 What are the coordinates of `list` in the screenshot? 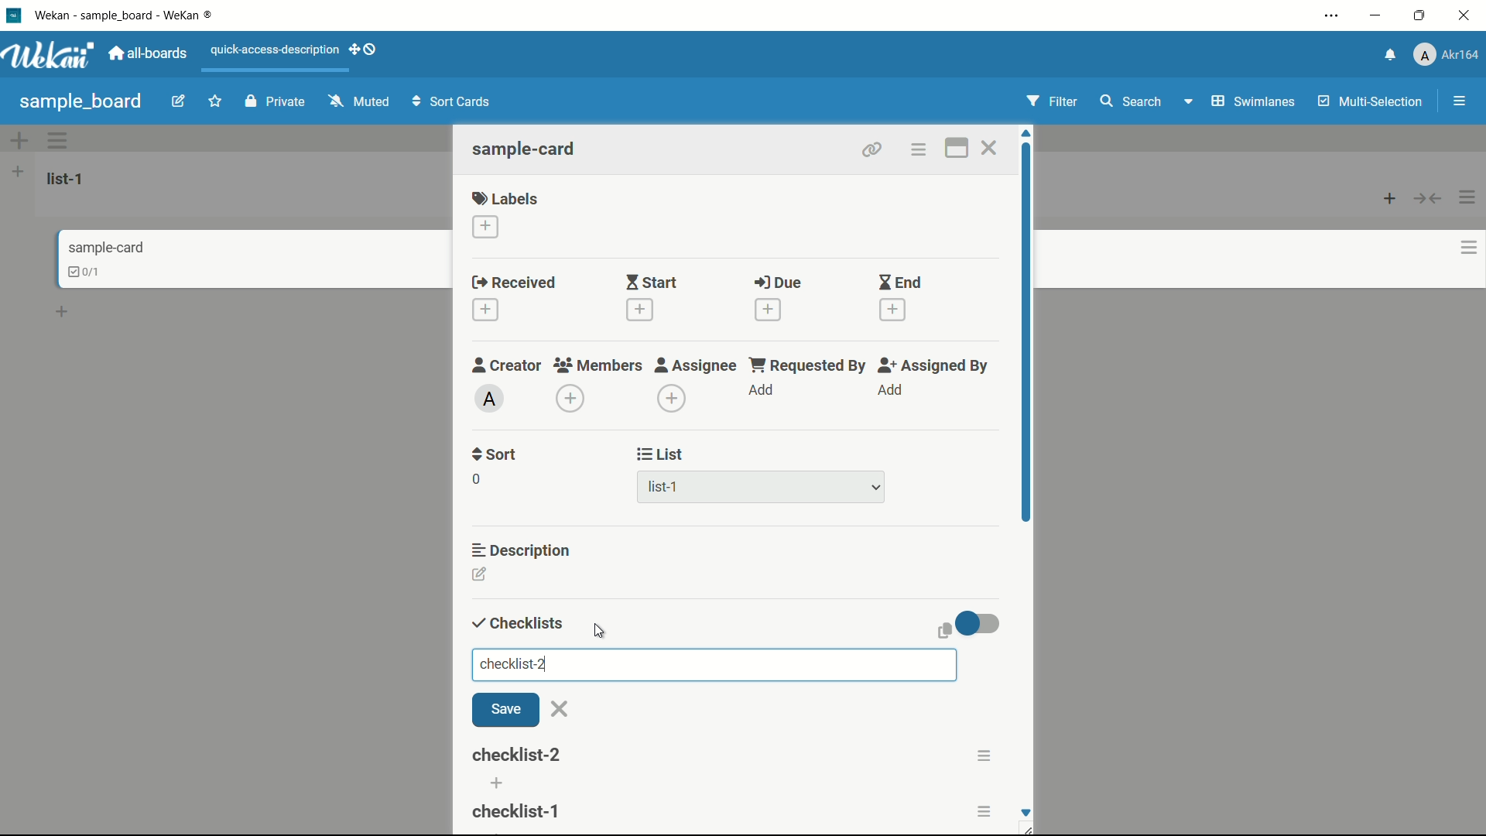 It's located at (661, 454).